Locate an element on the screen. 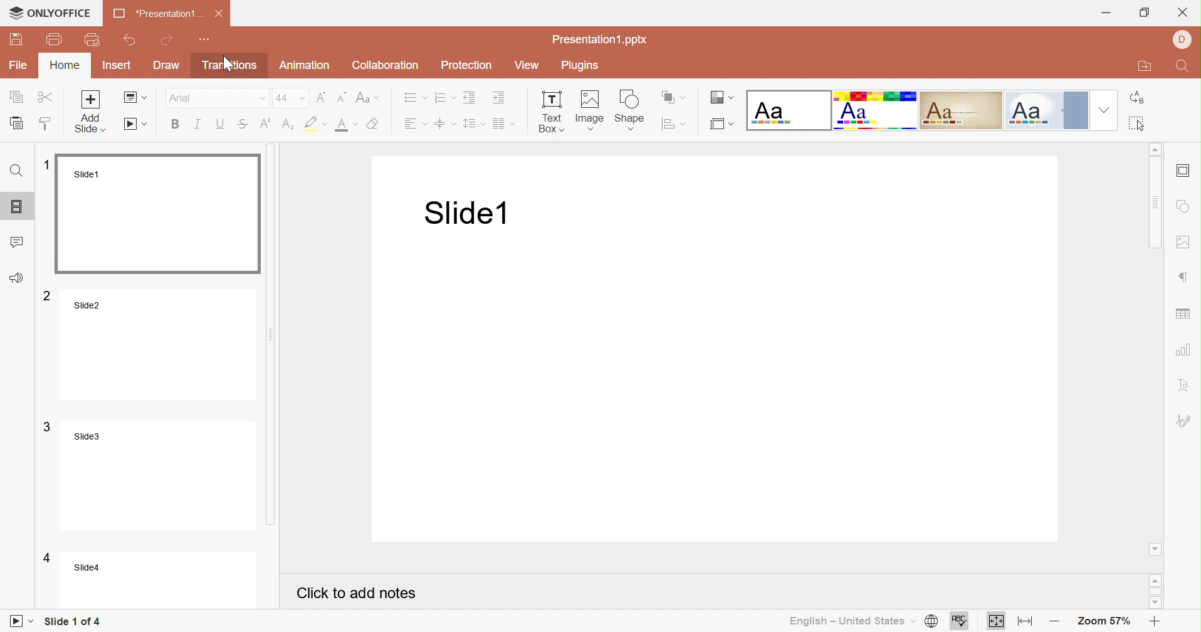 The width and height of the screenshot is (1201, 632). Insert chart is located at coordinates (1185, 350).